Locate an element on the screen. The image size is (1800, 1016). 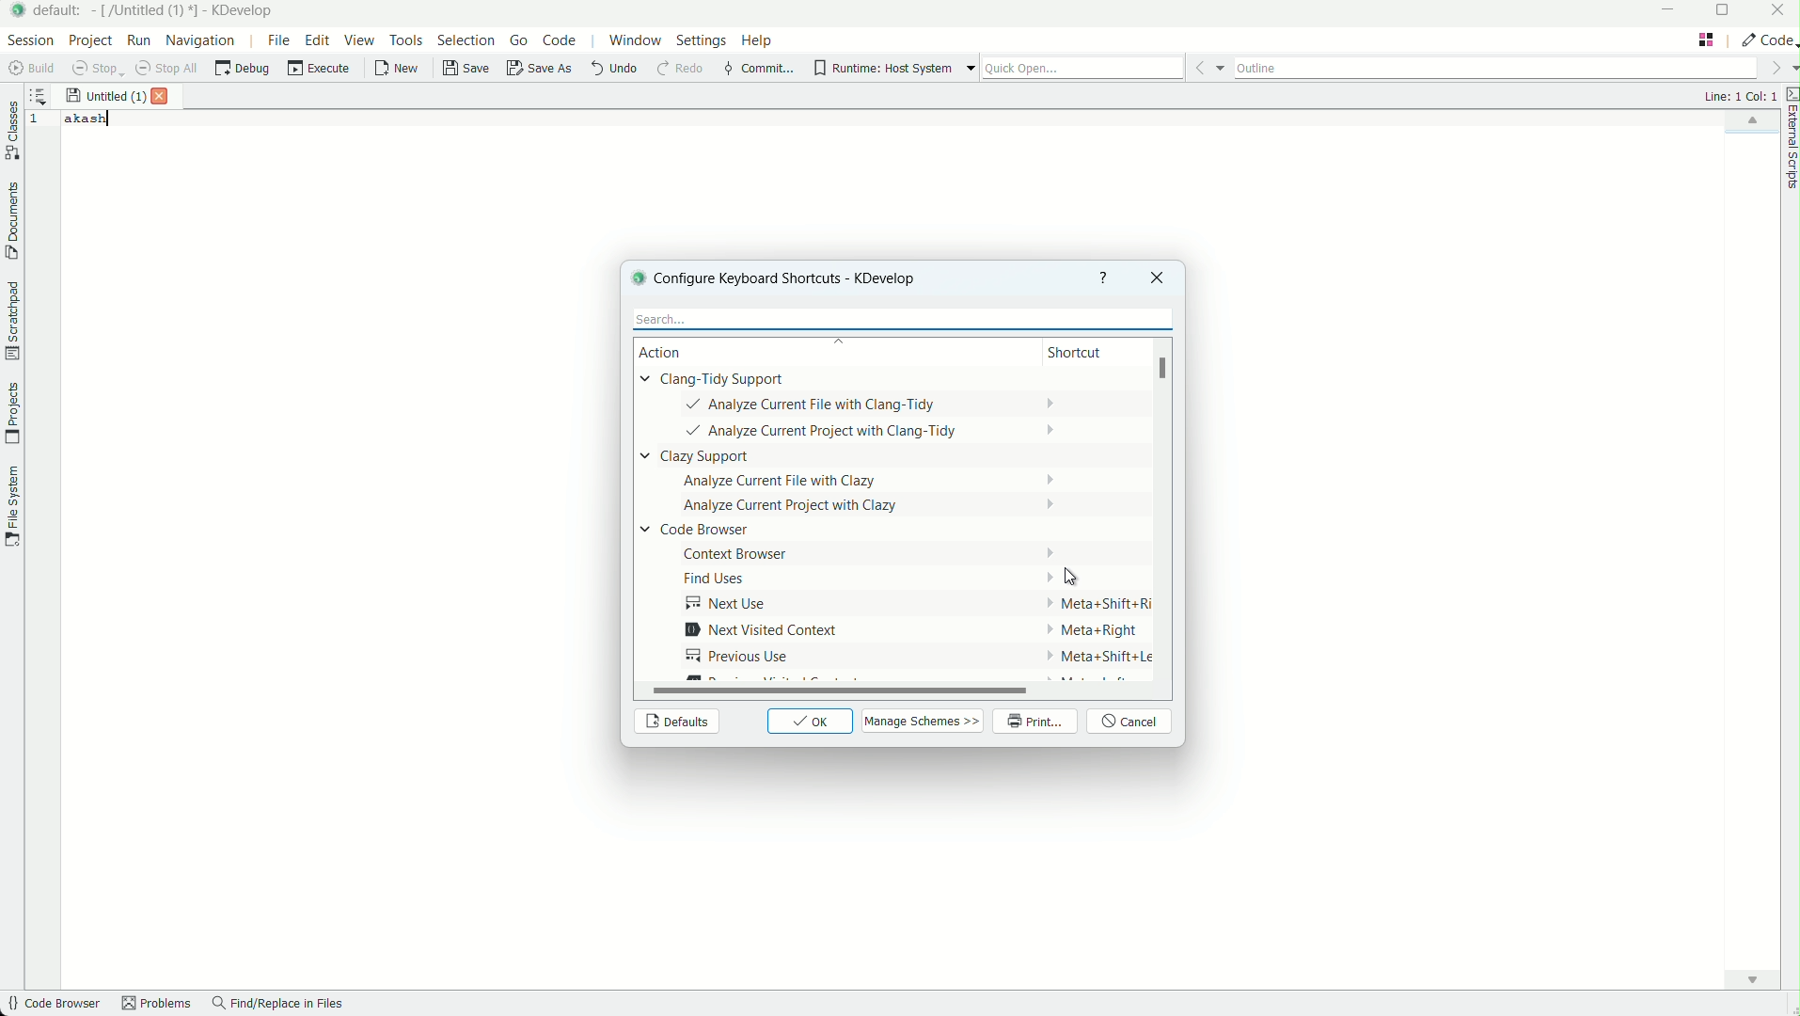
save is located at coordinates (467, 69).